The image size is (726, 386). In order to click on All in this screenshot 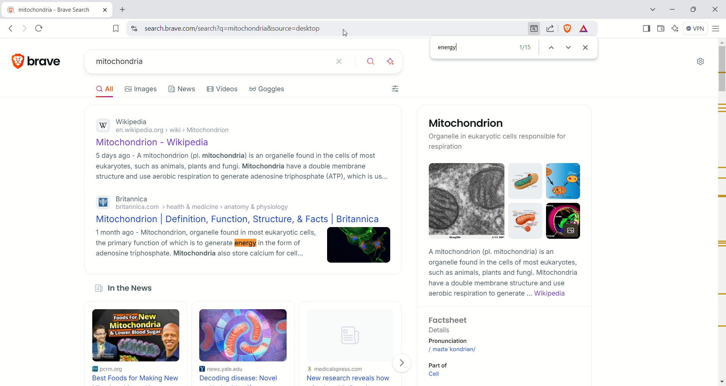, I will do `click(102, 91)`.